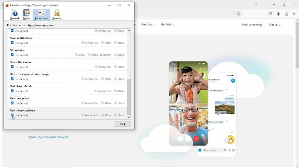 The image size is (299, 168). I want to click on Sign in, so click(276, 24).